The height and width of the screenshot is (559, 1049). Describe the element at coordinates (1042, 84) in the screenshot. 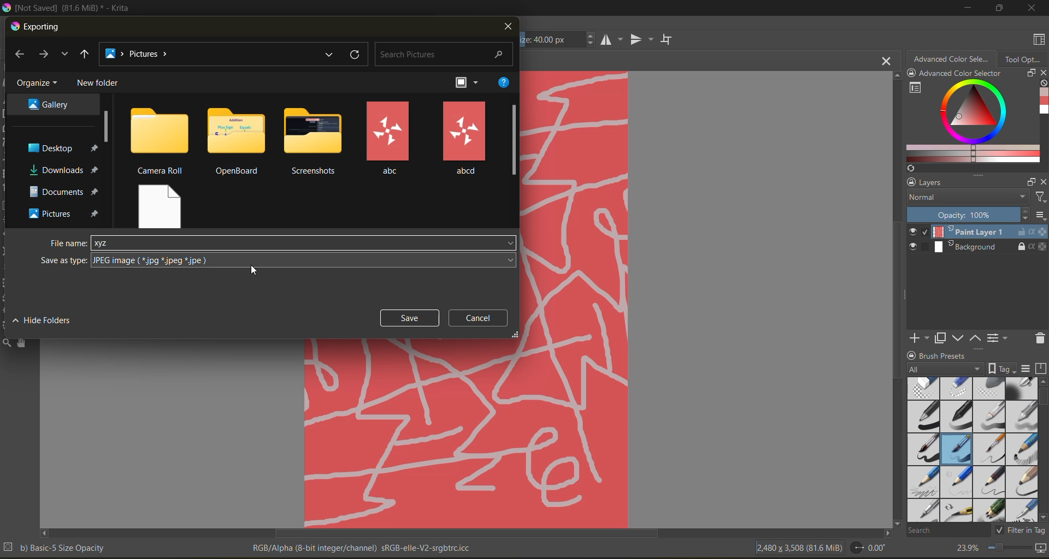

I see `clear all color history` at that location.